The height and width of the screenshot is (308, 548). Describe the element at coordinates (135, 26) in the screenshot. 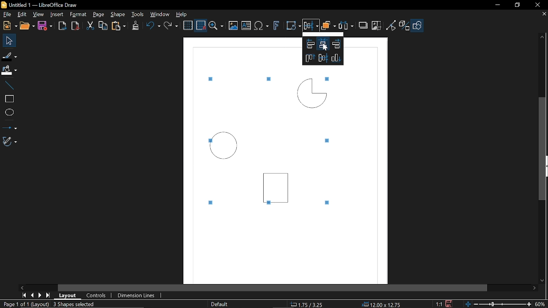

I see `Clone` at that location.